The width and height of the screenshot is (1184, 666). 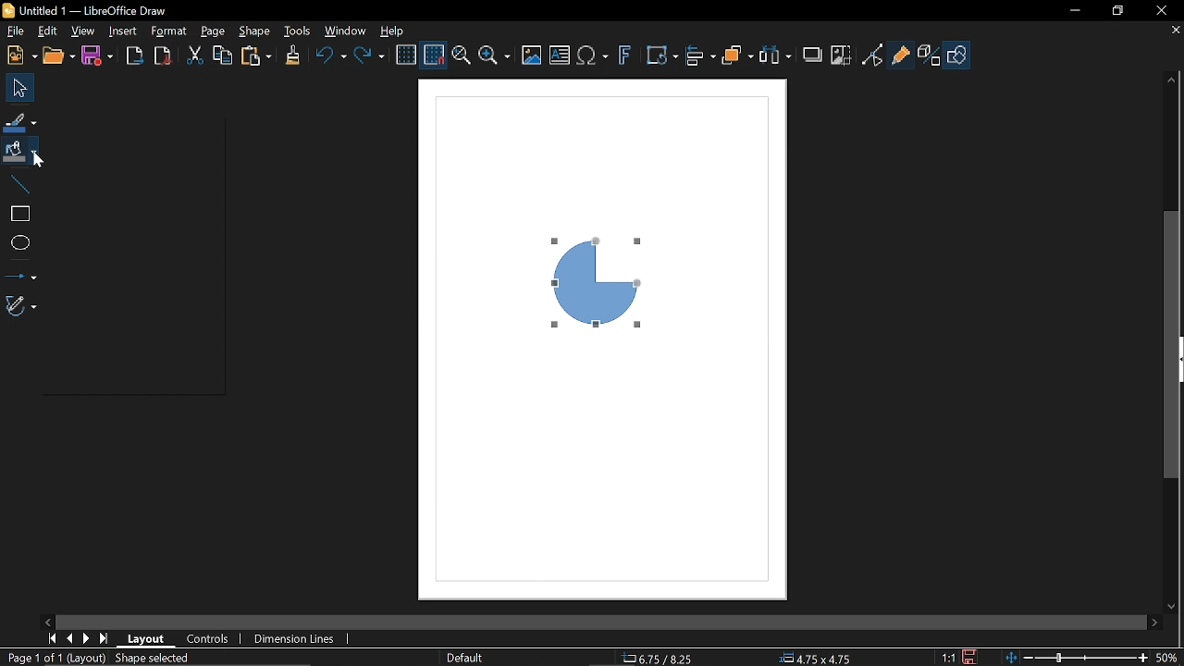 What do you see at coordinates (346, 31) in the screenshot?
I see `Window` at bounding box center [346, 31].